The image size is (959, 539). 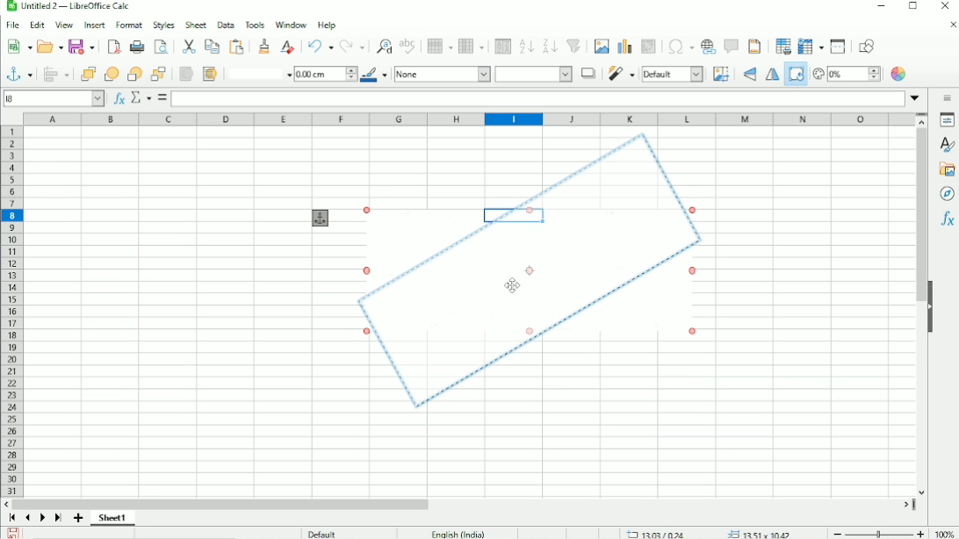 I want to click on Sidebar settings, so click(x=945, y=97).